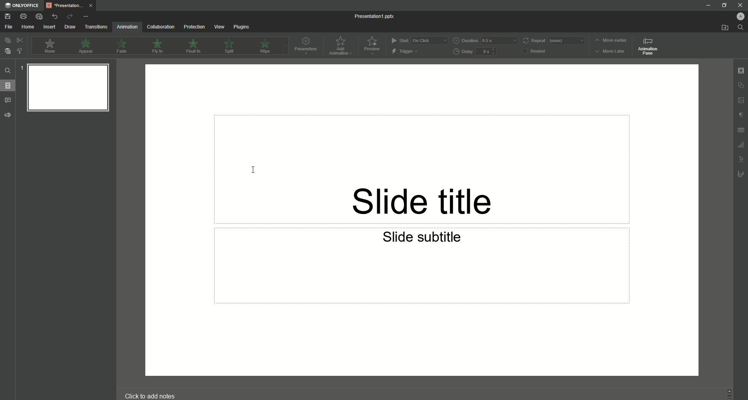  I want to click on Float In, so click(194, 46).